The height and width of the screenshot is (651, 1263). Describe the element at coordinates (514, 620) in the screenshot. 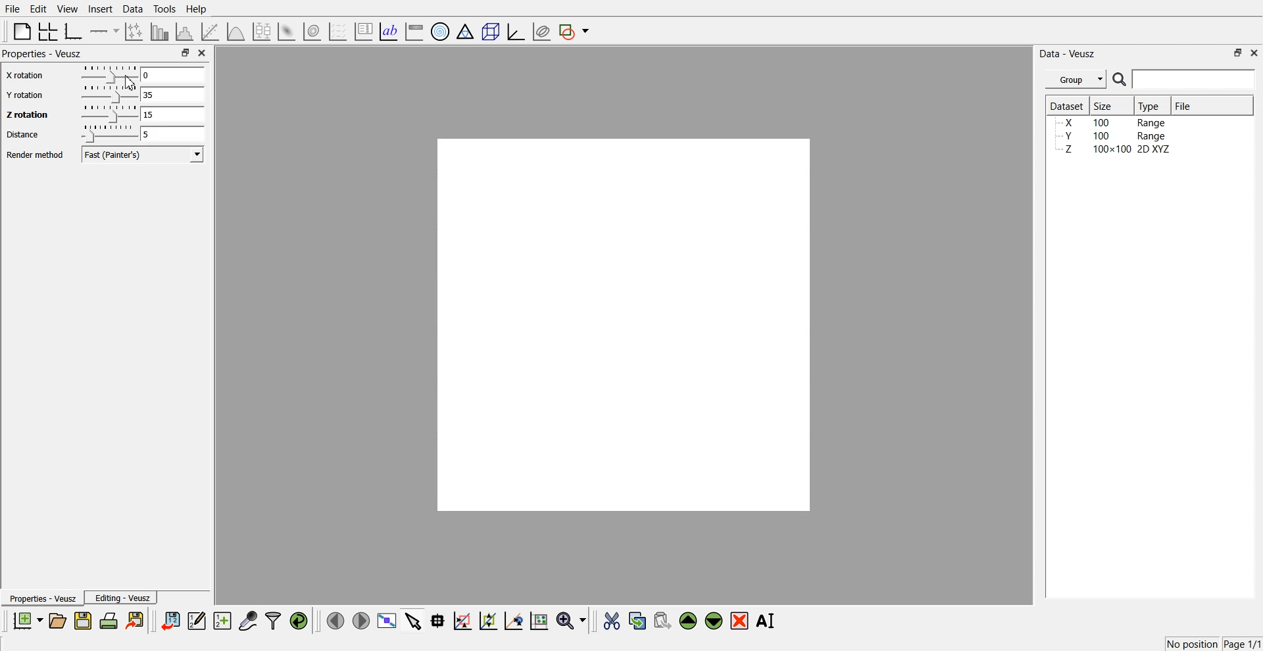

I see `Recenter graph axes` at that location.